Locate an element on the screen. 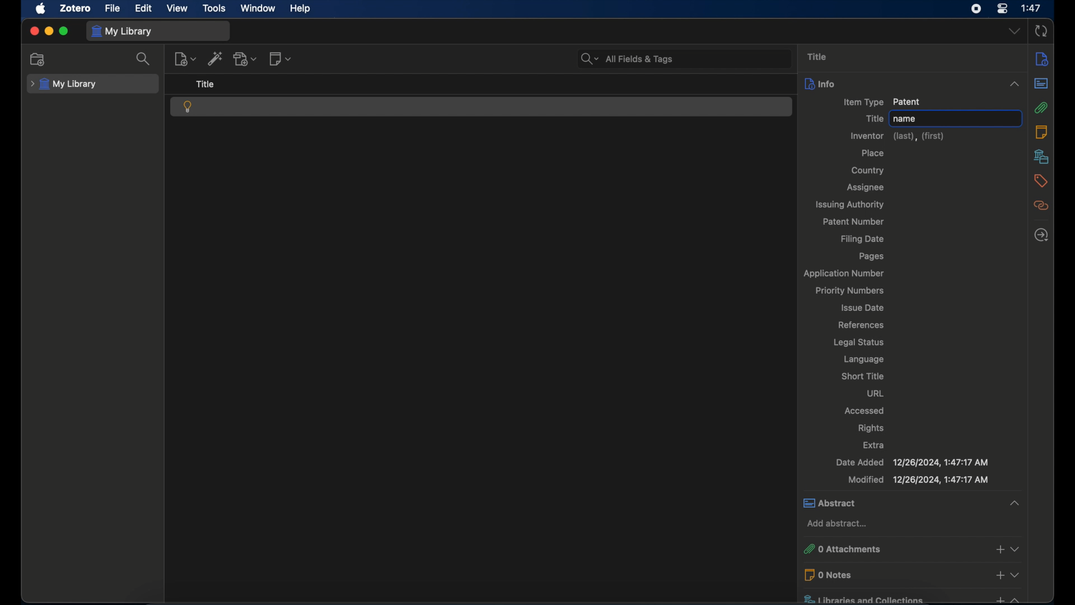  libraries and collections is located at coordinates (878, 596).